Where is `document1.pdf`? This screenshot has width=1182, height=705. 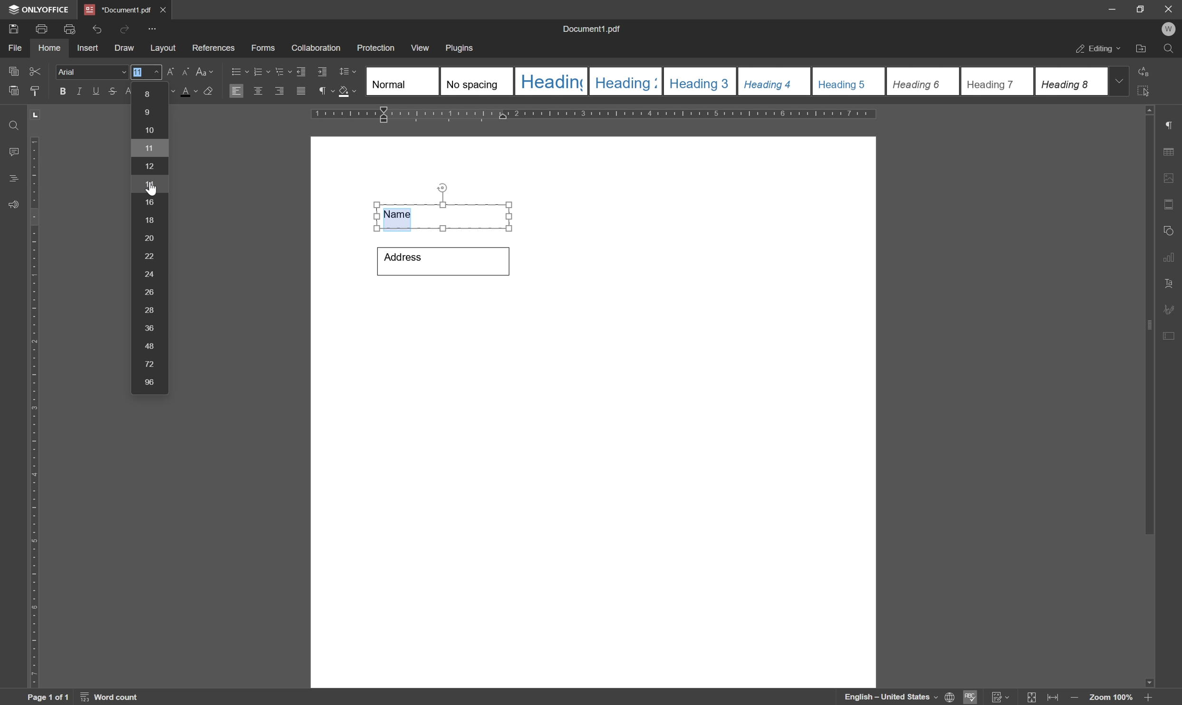 document1.pdf is located at coordinates (593, 30).